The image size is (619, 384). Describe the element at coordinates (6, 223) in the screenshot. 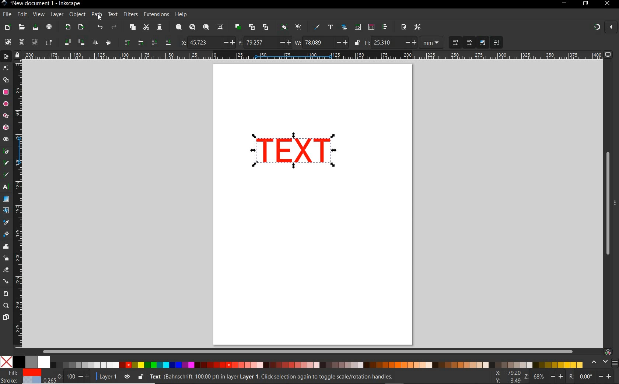

I see `DROPPER TOOL` at that location.